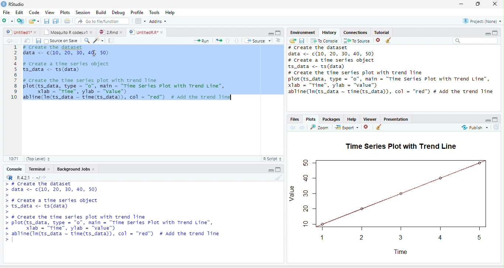 The height and width of the screenshot is (268, 504). Describe the element at coordinates (370, 119) in the screenshot. I see `Viewer` at that location.